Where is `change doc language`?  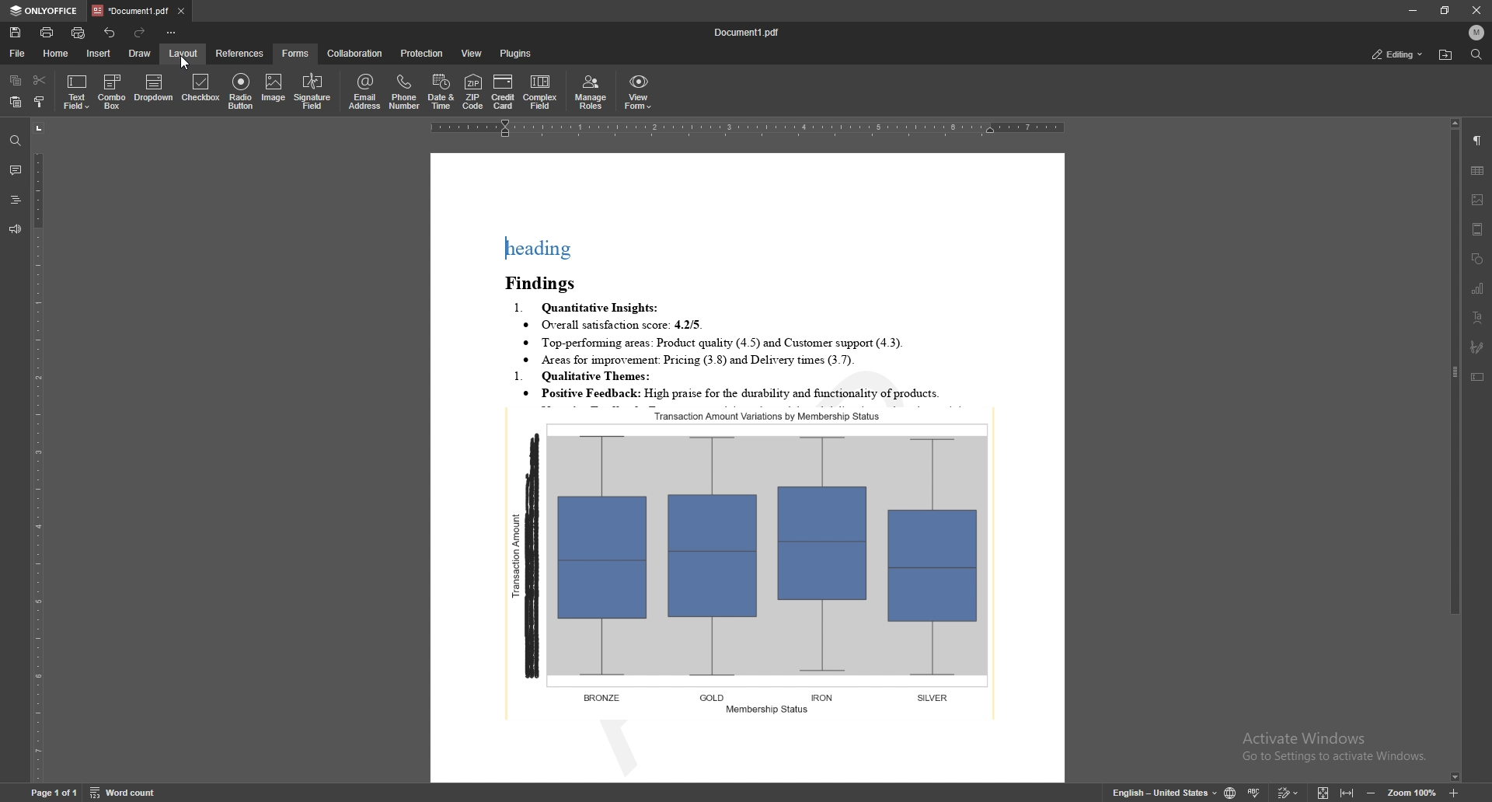 change doc language is located at coordinates (1231, 791).